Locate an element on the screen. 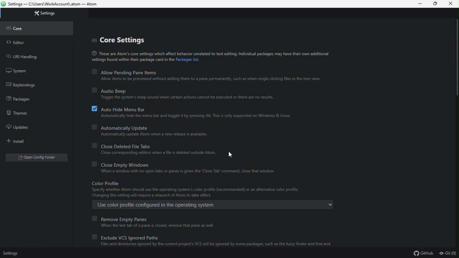 This screenshot has width=459, height=258. When the last tab of a pane is closed, remove that pane as well. is located at coordinates (160, 226).